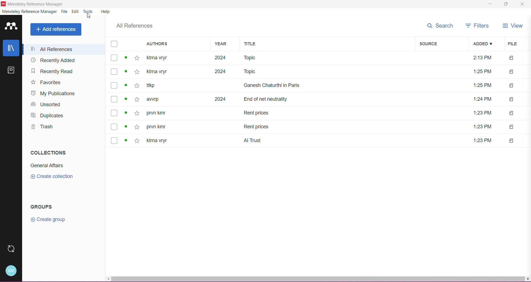  Describe the element at coordinates (271, 85) in the screenshot. I see `Title` at that location.